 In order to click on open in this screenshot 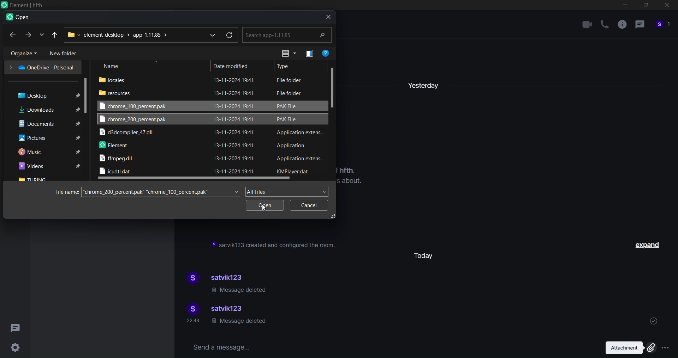, I will do `click(18, 18)`.